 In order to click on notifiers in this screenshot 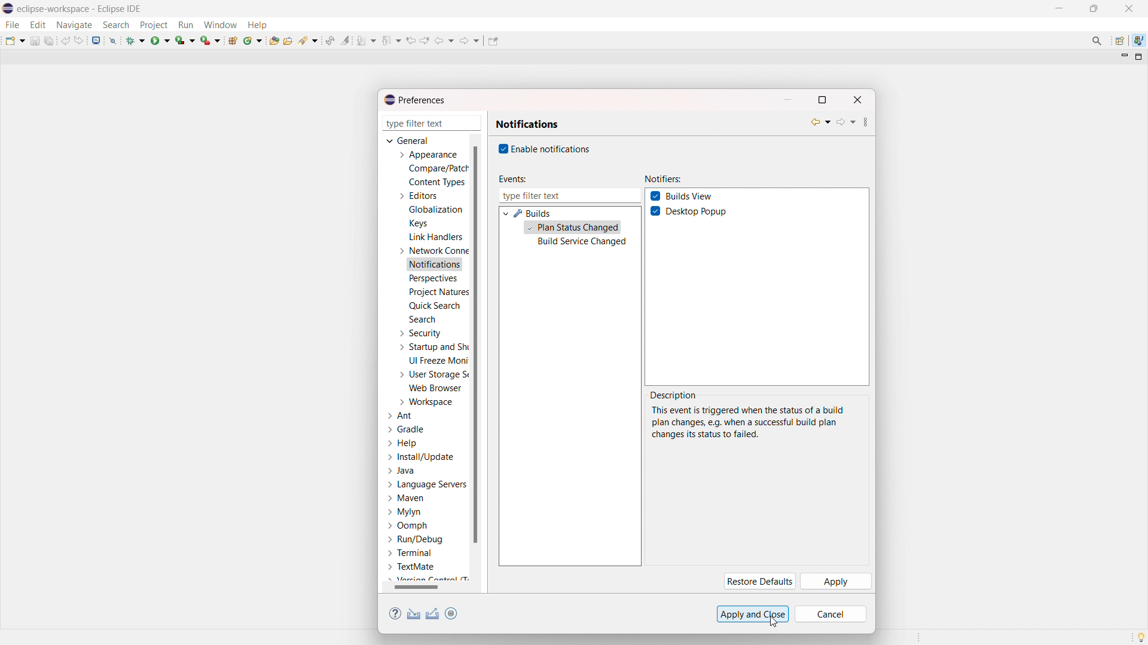, I will do `click(663, 179)`.